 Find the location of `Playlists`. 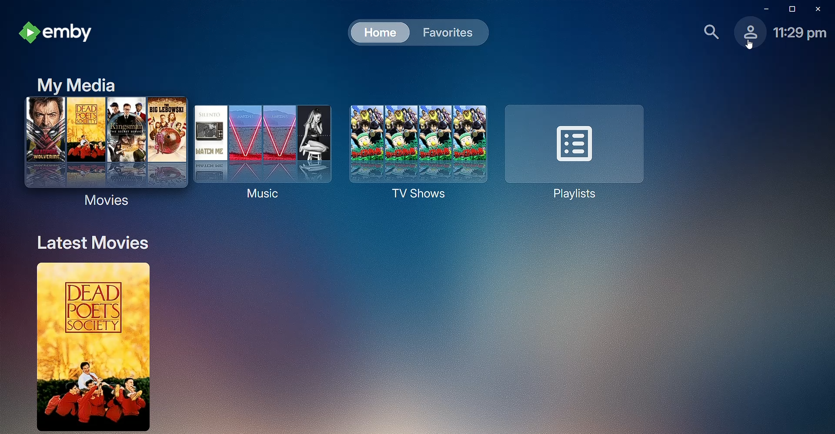

Playlists is located at coordinates (578, 151).